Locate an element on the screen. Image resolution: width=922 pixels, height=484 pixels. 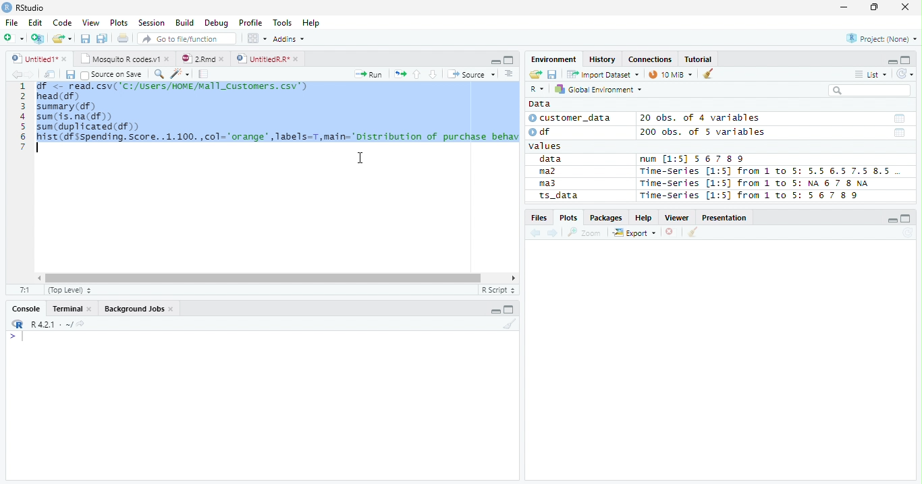
Environment is located at coordinates (555, 59).